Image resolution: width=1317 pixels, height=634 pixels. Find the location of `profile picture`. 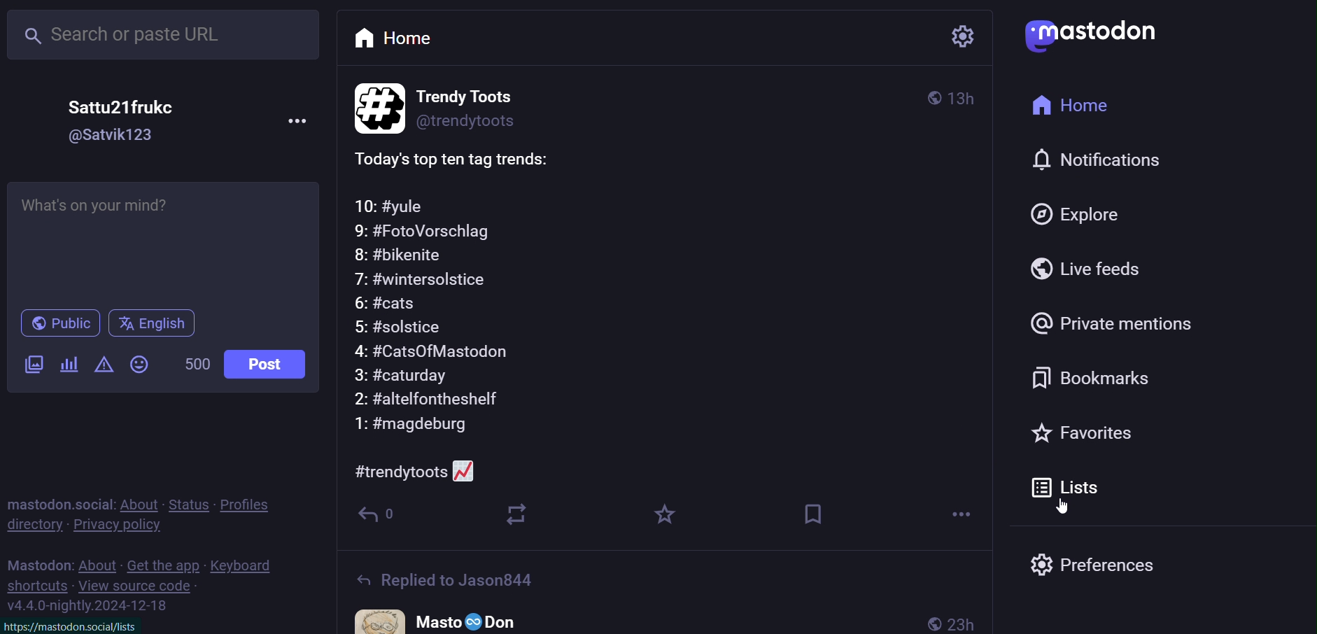

profile picture is located at coordinates (380, 107).